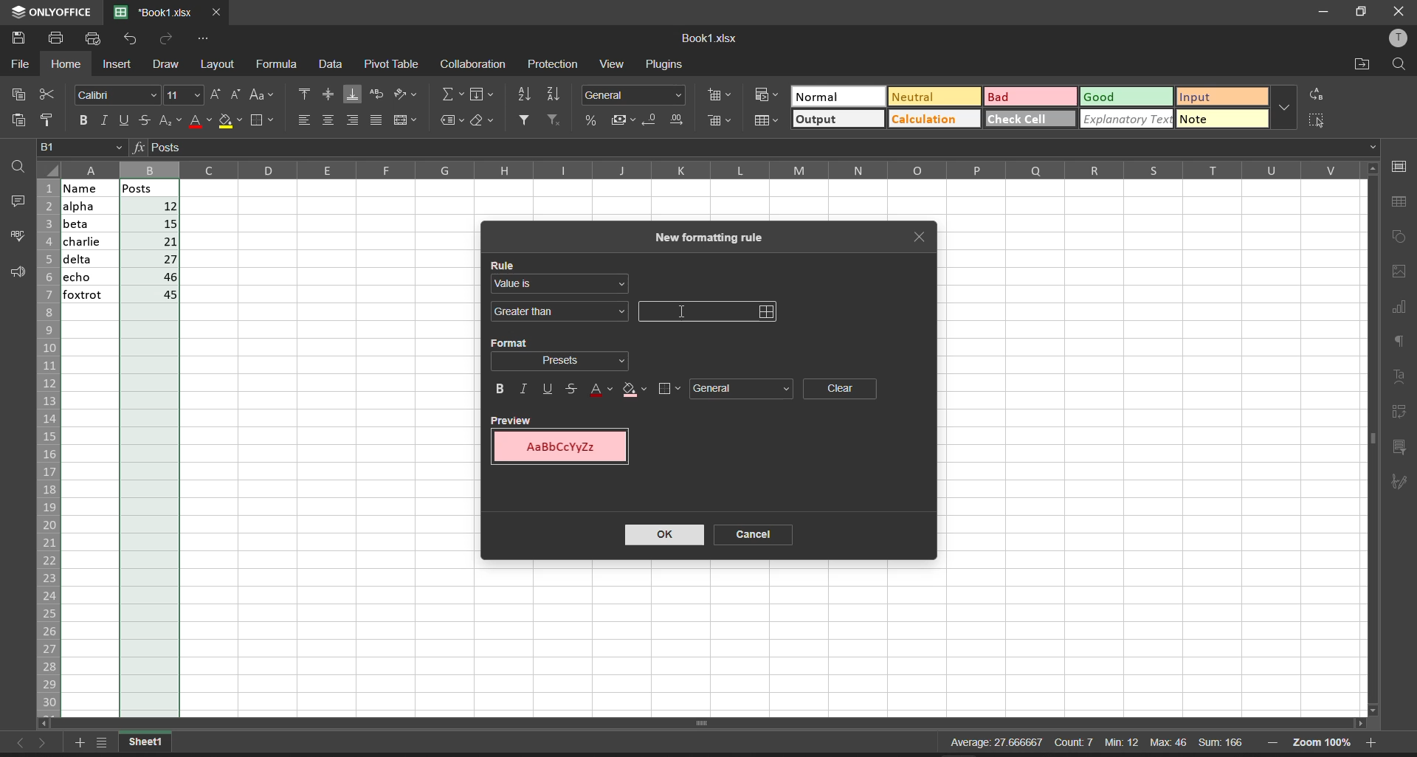 The width and height of the screenshot is (1417, 757). Describe the element at coordinates (21, 38) in the screenshot. I see `save` at that location.